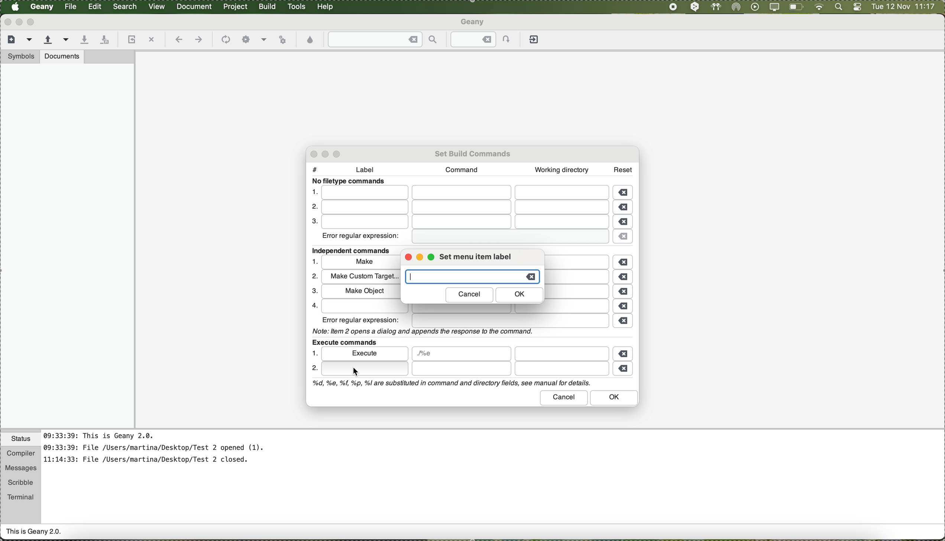 The height and width of the screenshot is (541, 945). I want to click on close pop-up, so click(311, 154).